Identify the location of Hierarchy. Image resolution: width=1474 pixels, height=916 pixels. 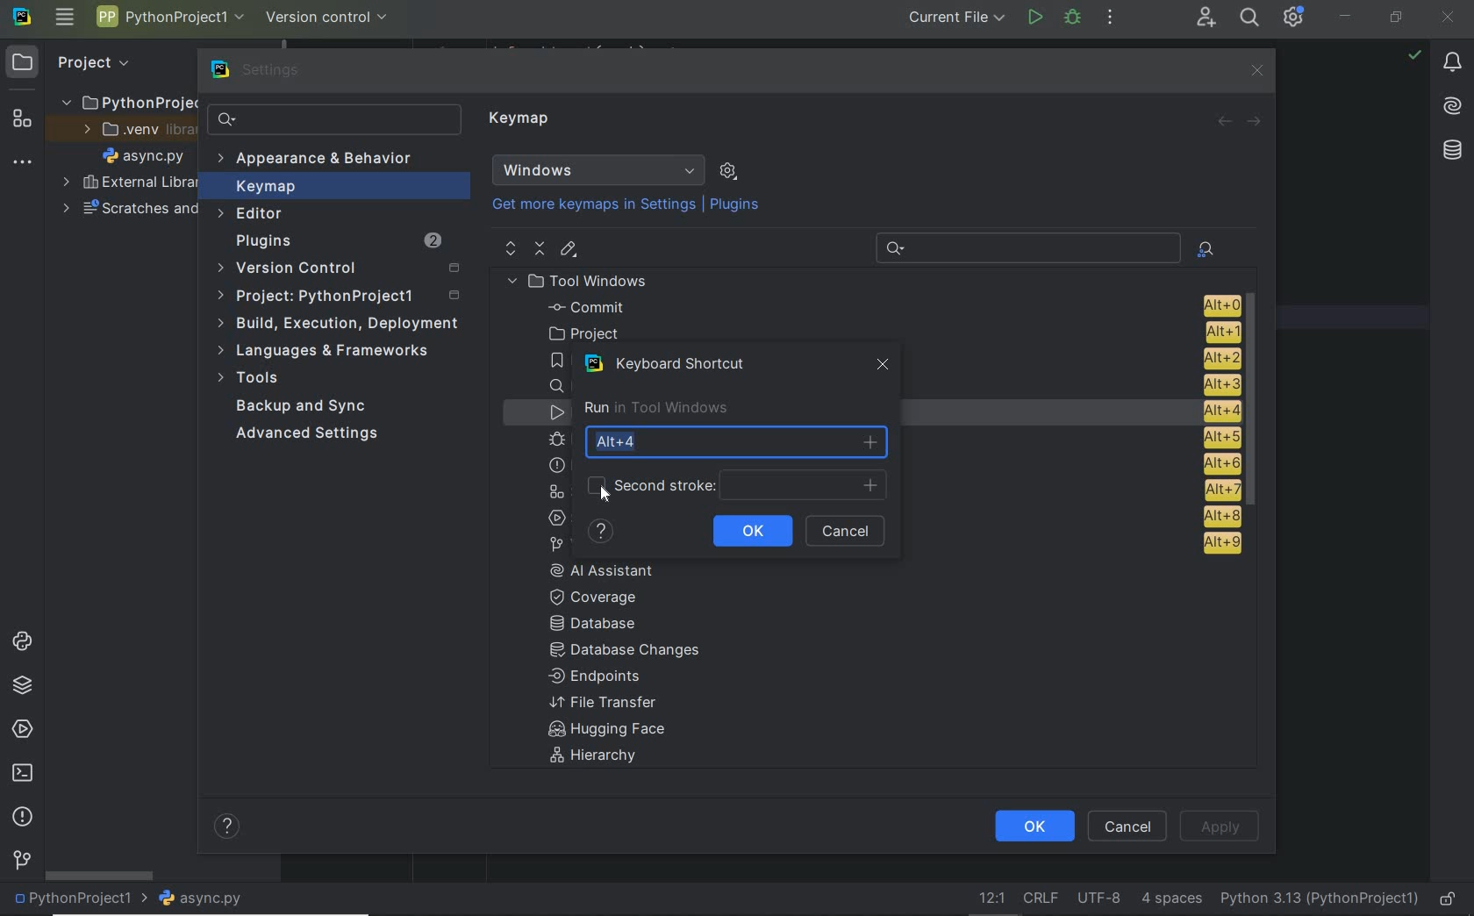
(603, 758).